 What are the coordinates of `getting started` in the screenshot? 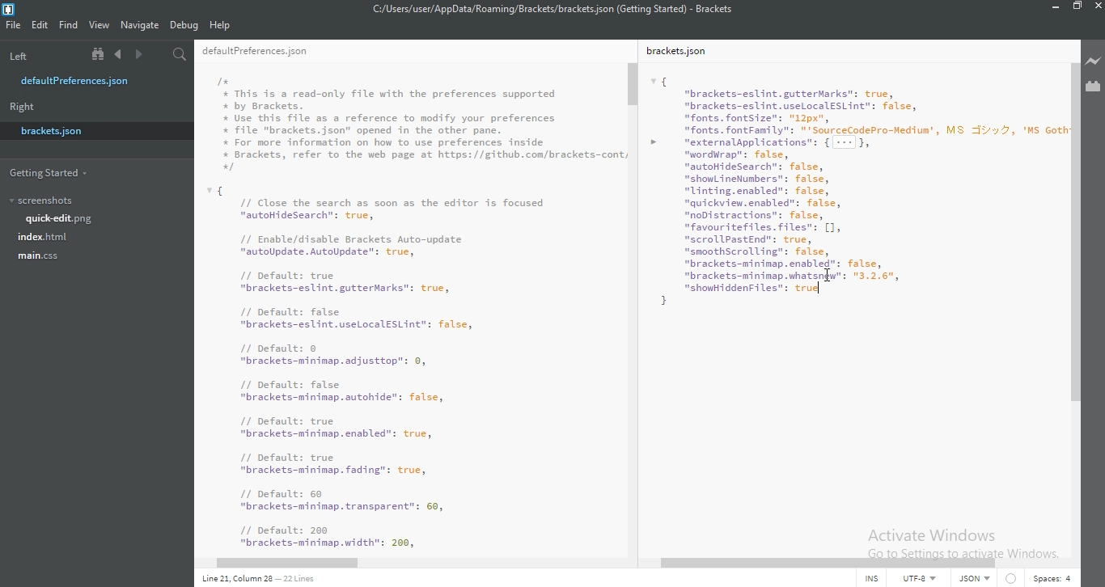 It's located at (50, 172).